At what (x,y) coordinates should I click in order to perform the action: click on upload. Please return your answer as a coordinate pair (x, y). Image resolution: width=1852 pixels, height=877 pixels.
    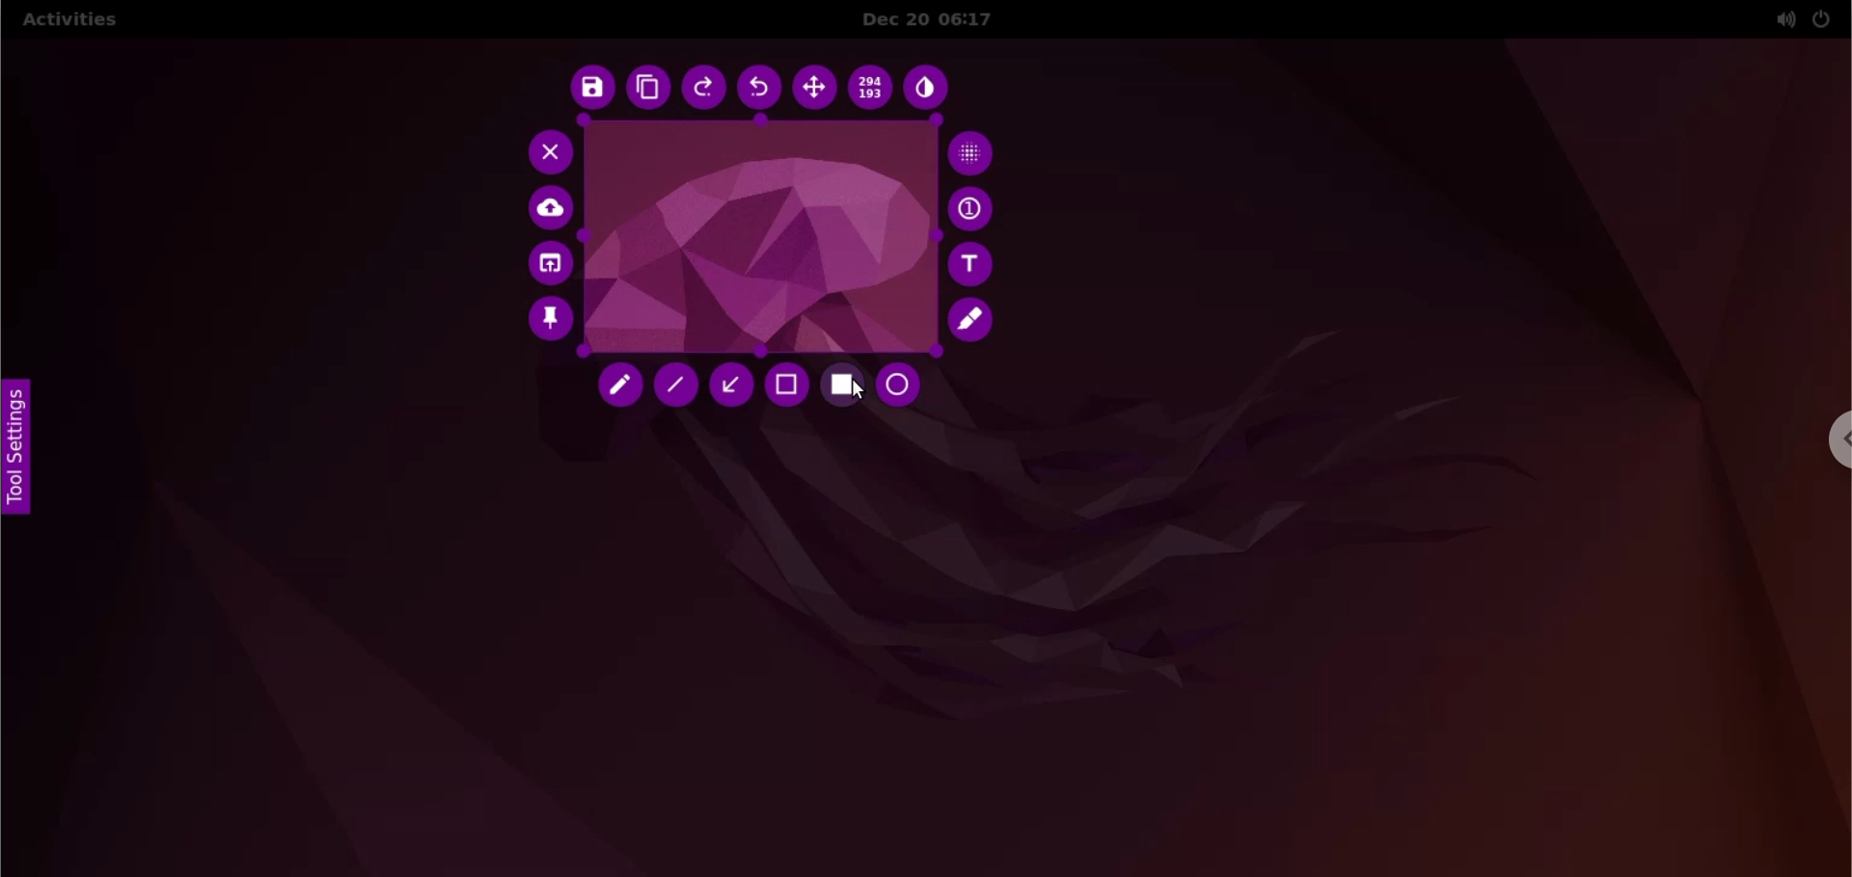
    Looking at the image, I should click on (553, 209).